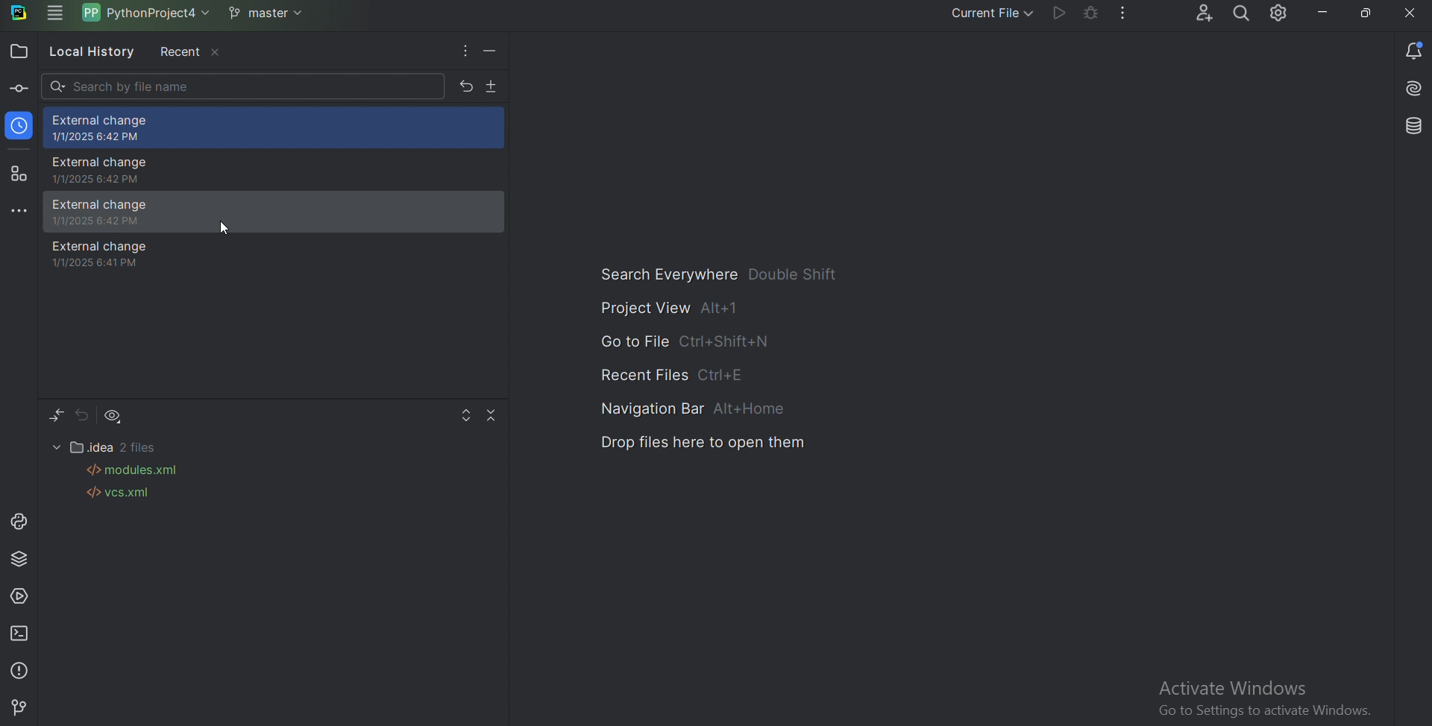 The image size is (1432, 726). What do you see at coordinates (1404, 127) in the screenshot?
I see `Database` at bounding box center [1404, 127].